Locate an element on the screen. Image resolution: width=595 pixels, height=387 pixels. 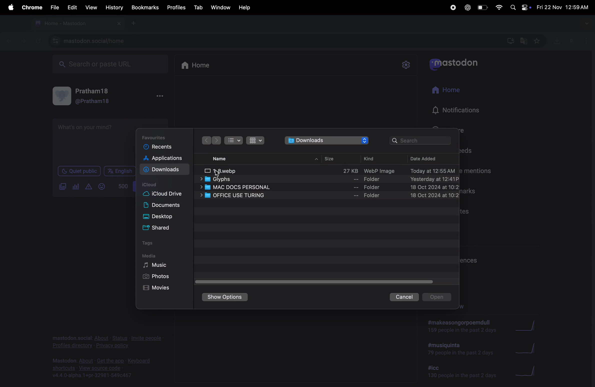
graphs is located at coordinates (526, 369).